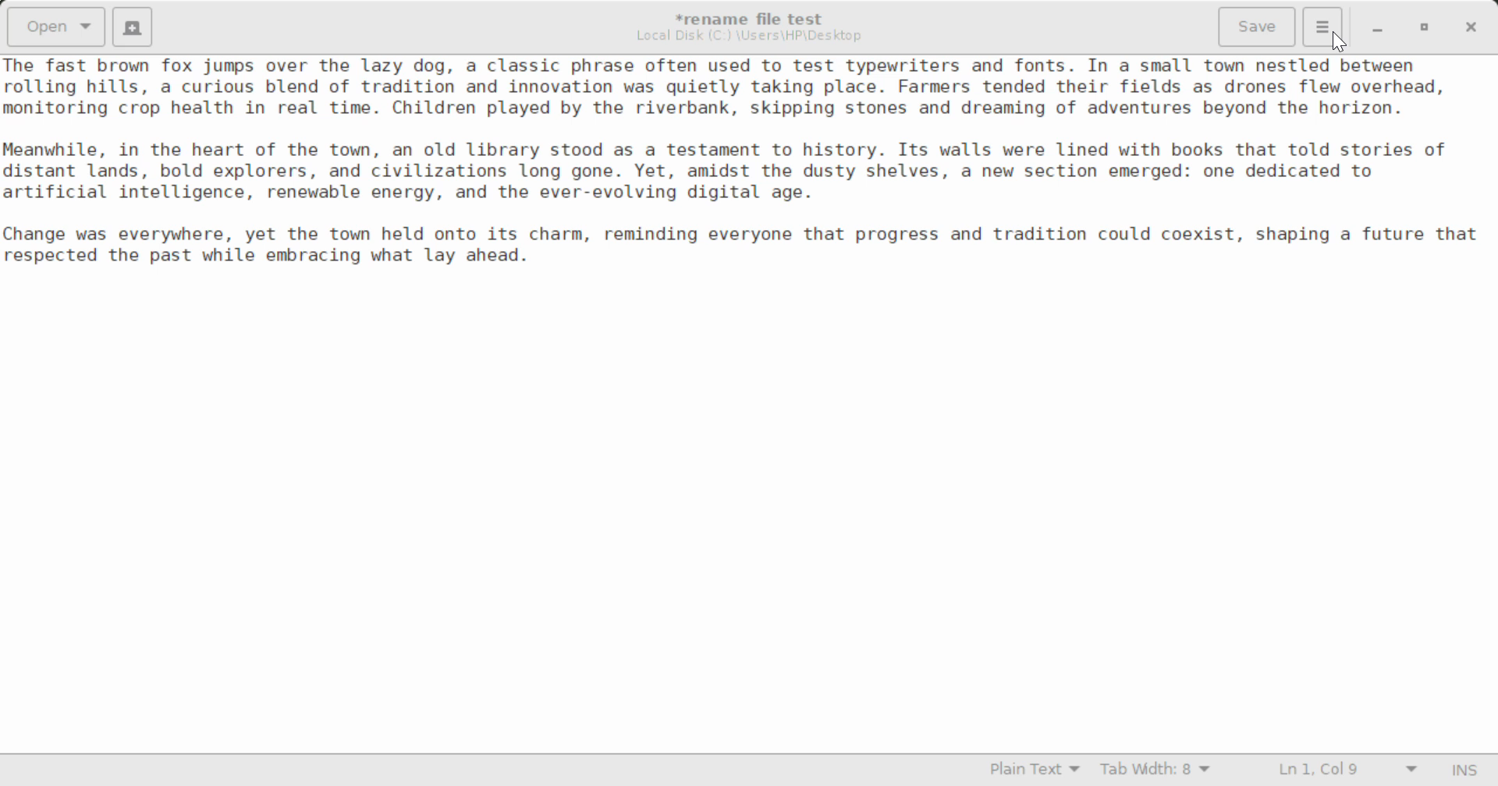 The width and height of the screenshot is (1498, 786). Describe the element at coordinates (1155, 771) in the screenshot. I see `Tab Width 8` at that location.